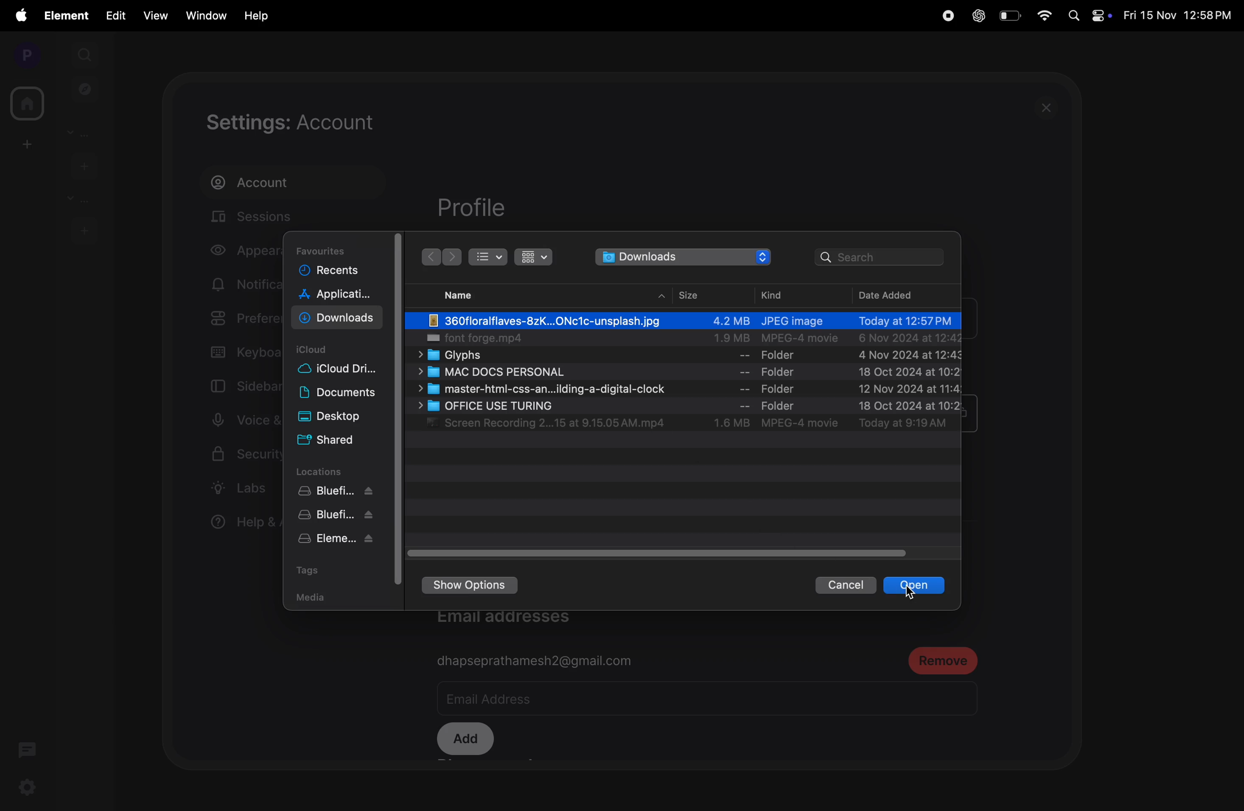  I want to click on battery, so click(1009, 15).